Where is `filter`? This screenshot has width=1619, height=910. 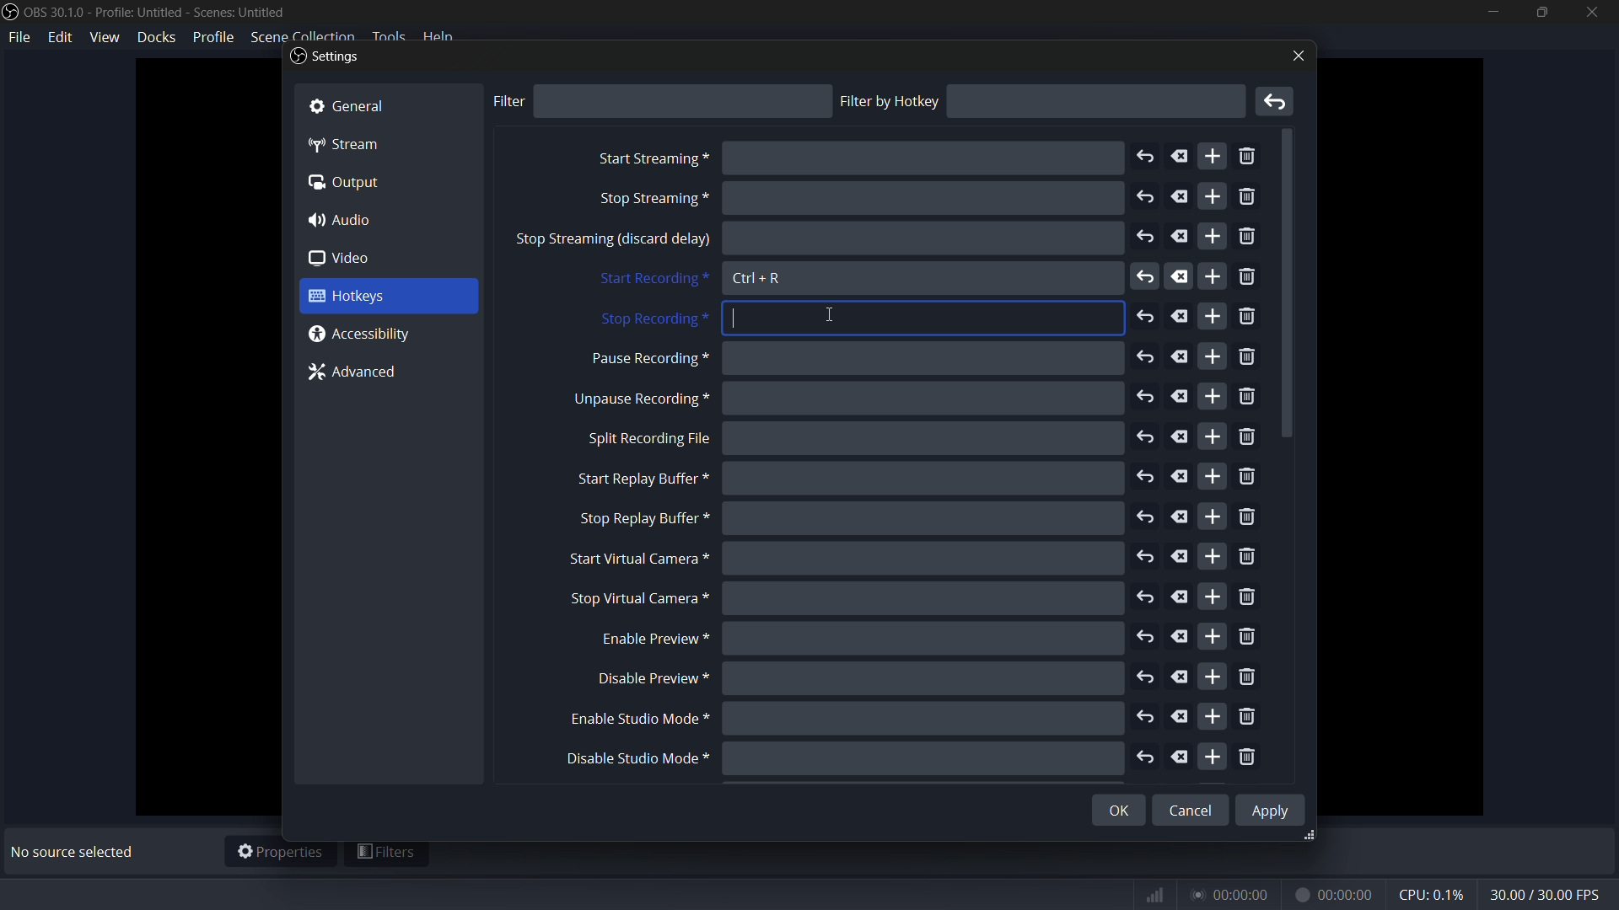
filter is located at coordinates (508, 101).